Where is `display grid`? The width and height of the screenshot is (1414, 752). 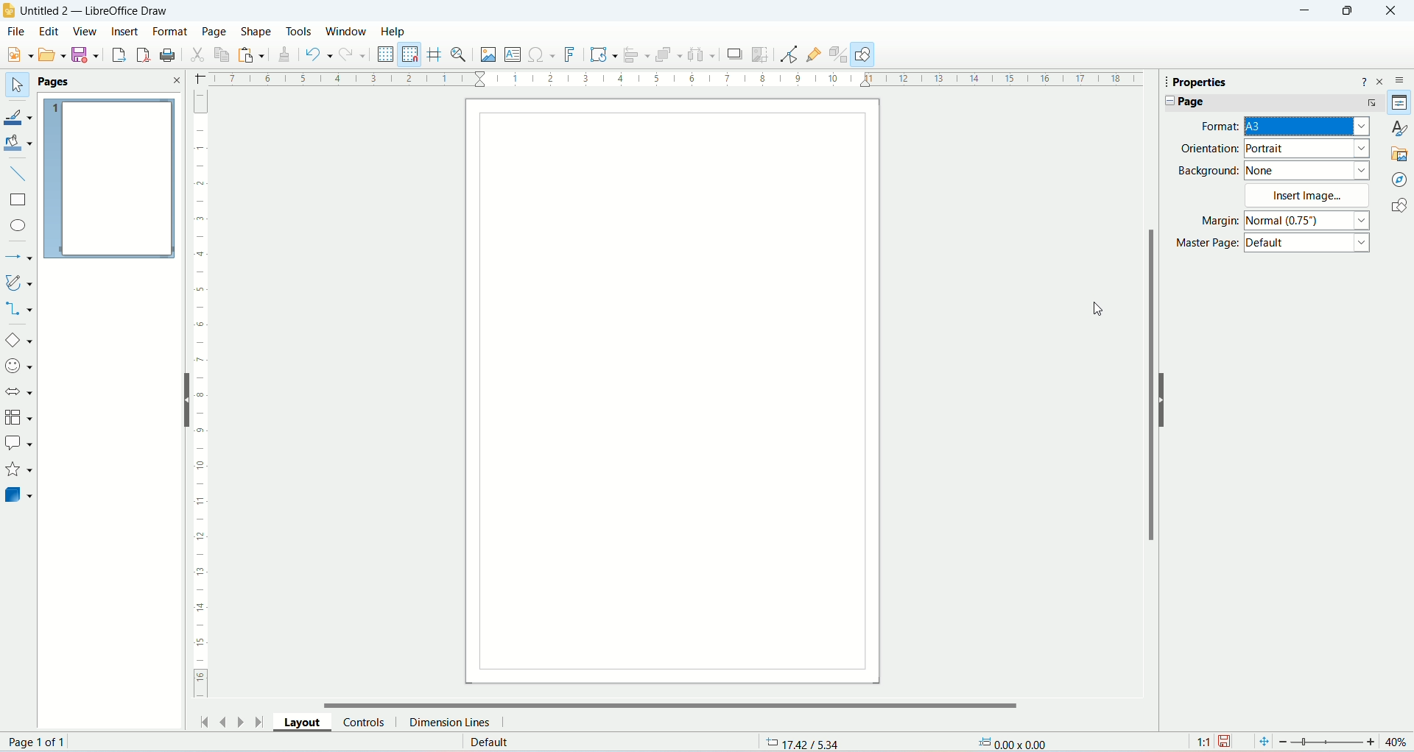
display grid is located at coordinates (385, 52).